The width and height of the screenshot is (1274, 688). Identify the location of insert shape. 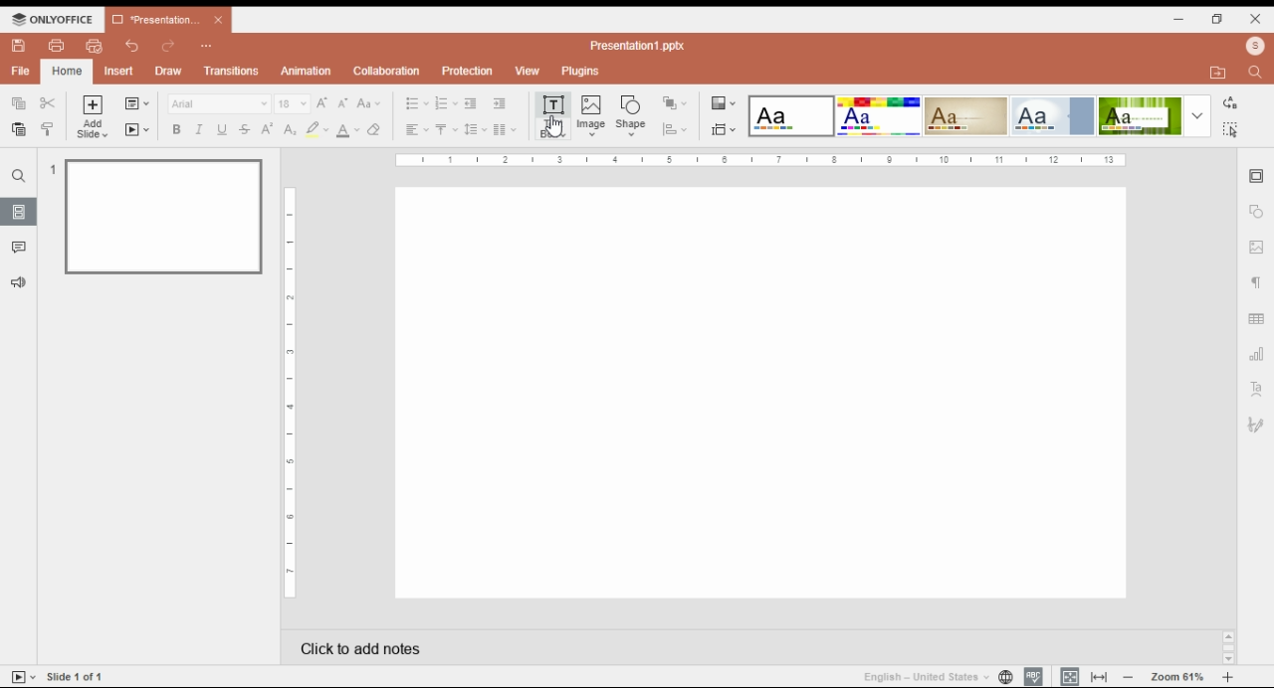
(630, 114).